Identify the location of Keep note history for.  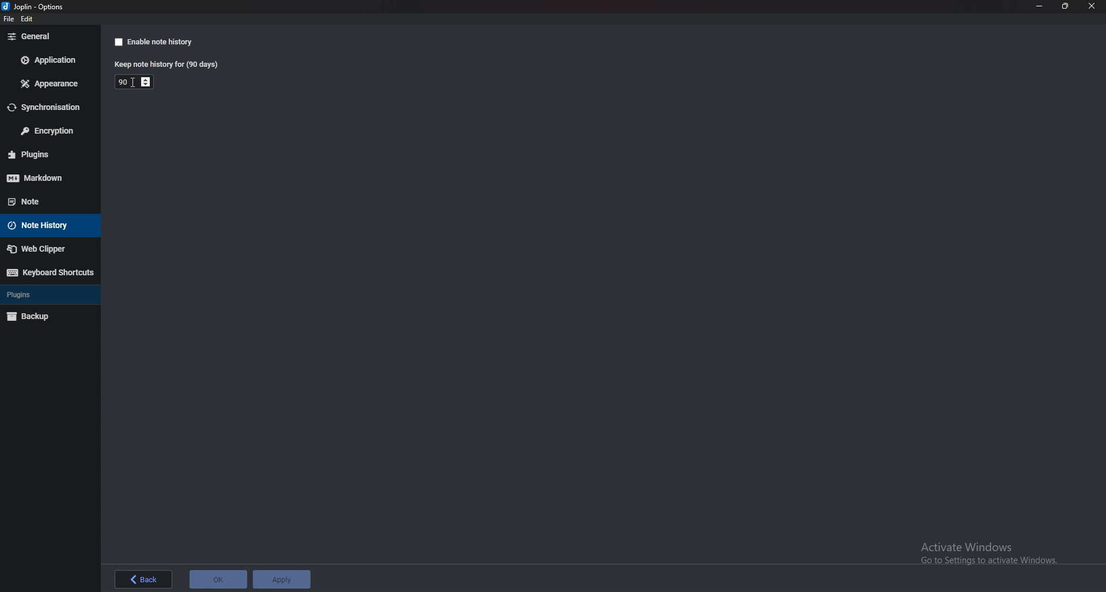
(165, 65).